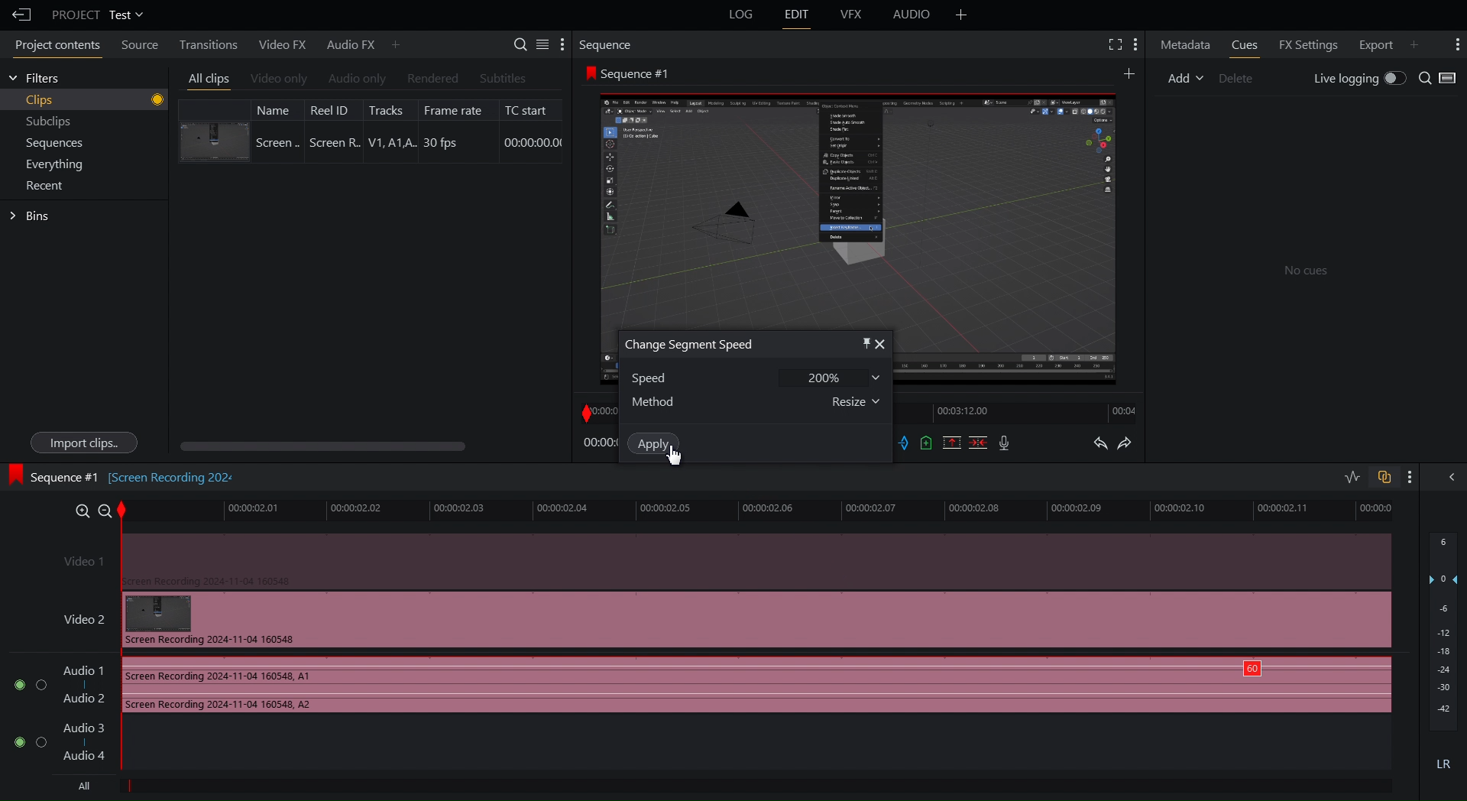 The image size is (1467, 801). What do you see at coordinates (349, 446) in the screenshot?
I see `Scroll bar` at bounding box center [349, 446].